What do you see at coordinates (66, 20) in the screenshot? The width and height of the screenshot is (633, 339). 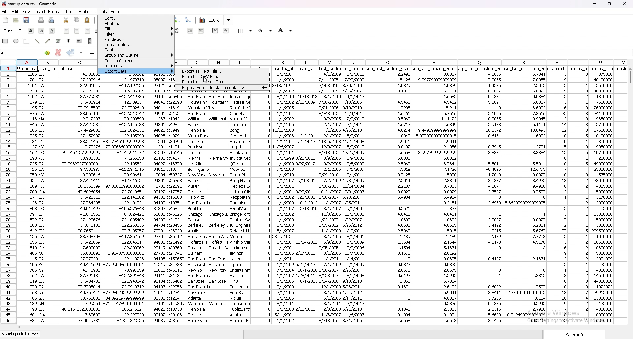 I see `cut` at bounding box center [66, 20].